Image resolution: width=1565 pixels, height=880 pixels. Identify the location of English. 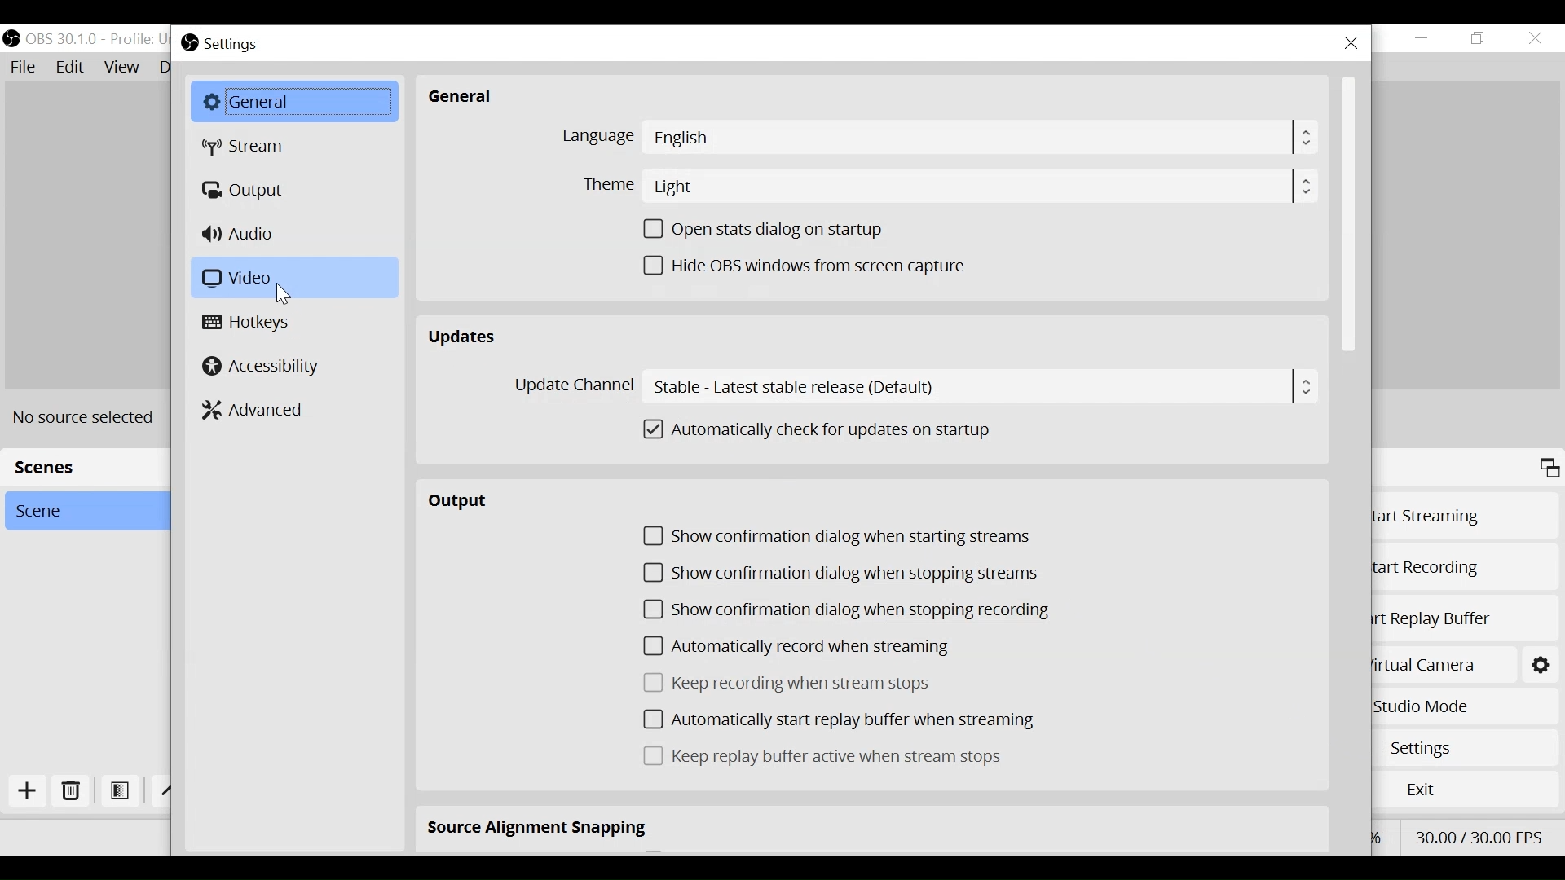
(980, 138).